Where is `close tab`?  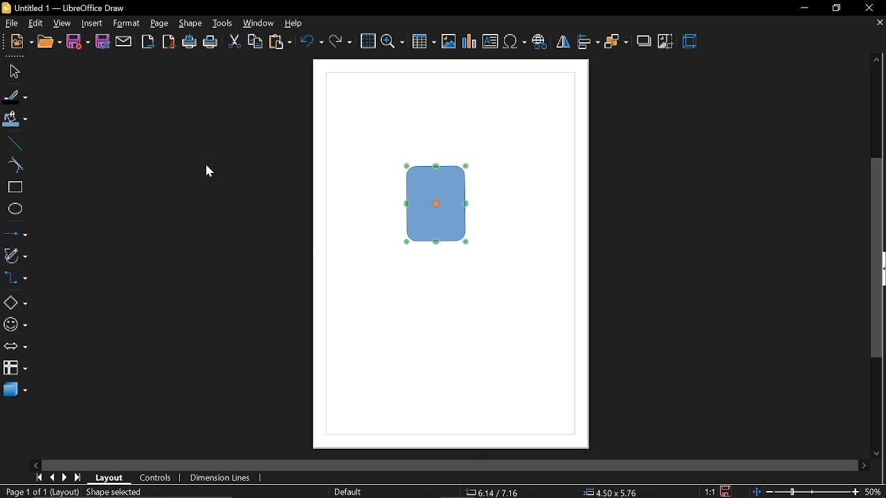 close tab is located at coordinates (878, 24).